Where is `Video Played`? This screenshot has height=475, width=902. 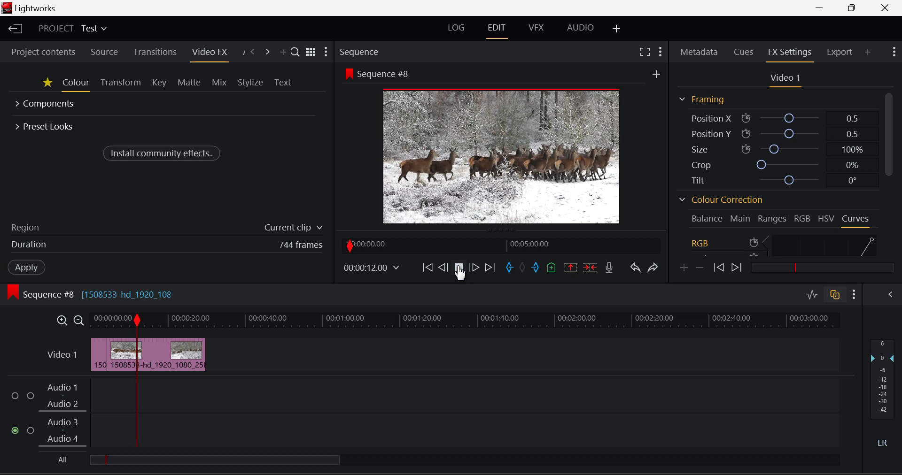
Video Played is located at coordinates (459, 269).